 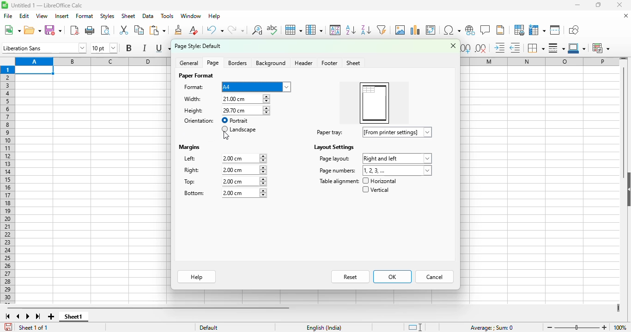 What do you see at coordinates (577, 5) in the screenshot?
I see `minimize` at bounding box center [577, 5].